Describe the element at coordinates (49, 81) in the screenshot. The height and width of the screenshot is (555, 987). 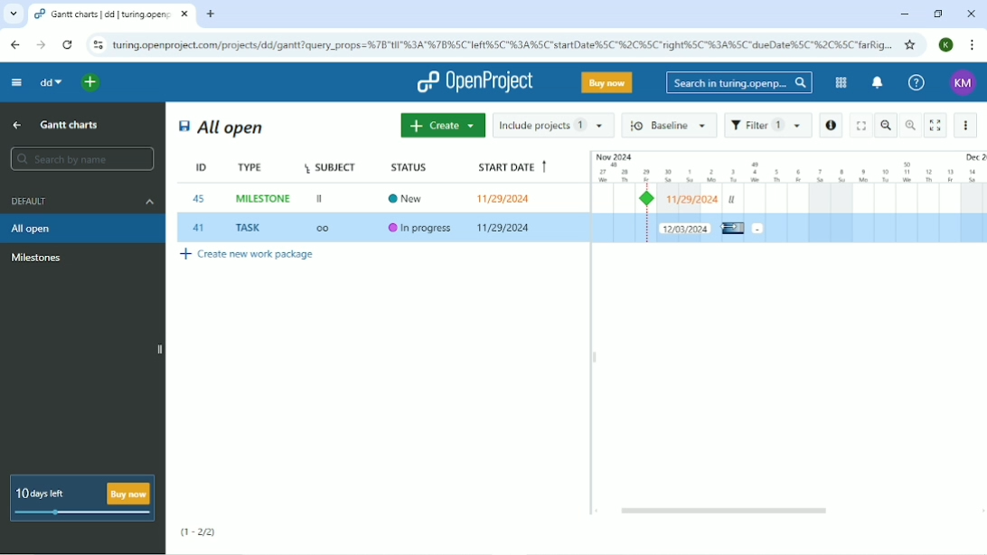
I see `dd` at that location.